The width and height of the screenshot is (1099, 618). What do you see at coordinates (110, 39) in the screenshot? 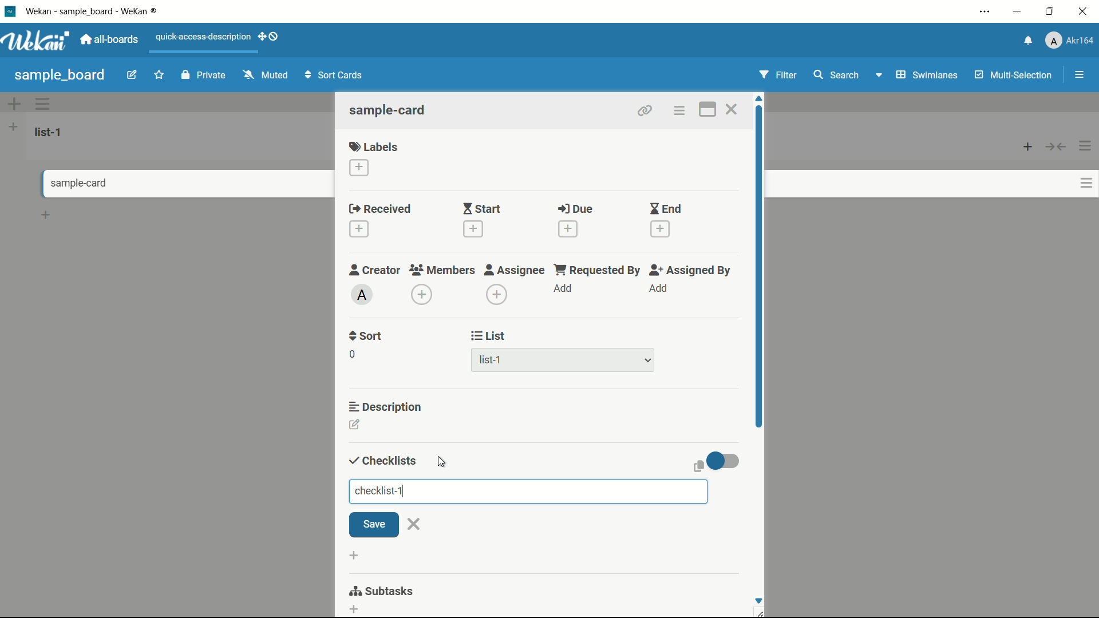
I see `all boards` at bounding box center [110, 39].